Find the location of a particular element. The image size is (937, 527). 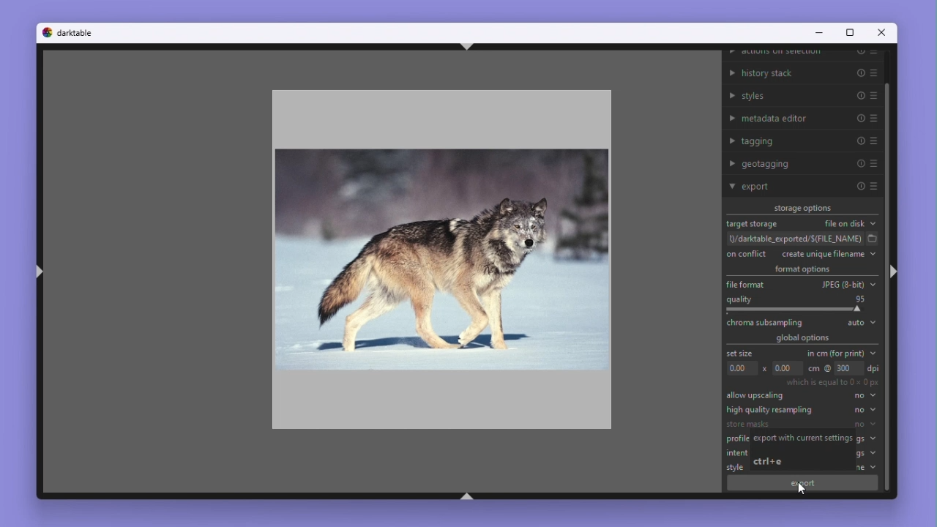

Styles is located at coordinates (805, 96).